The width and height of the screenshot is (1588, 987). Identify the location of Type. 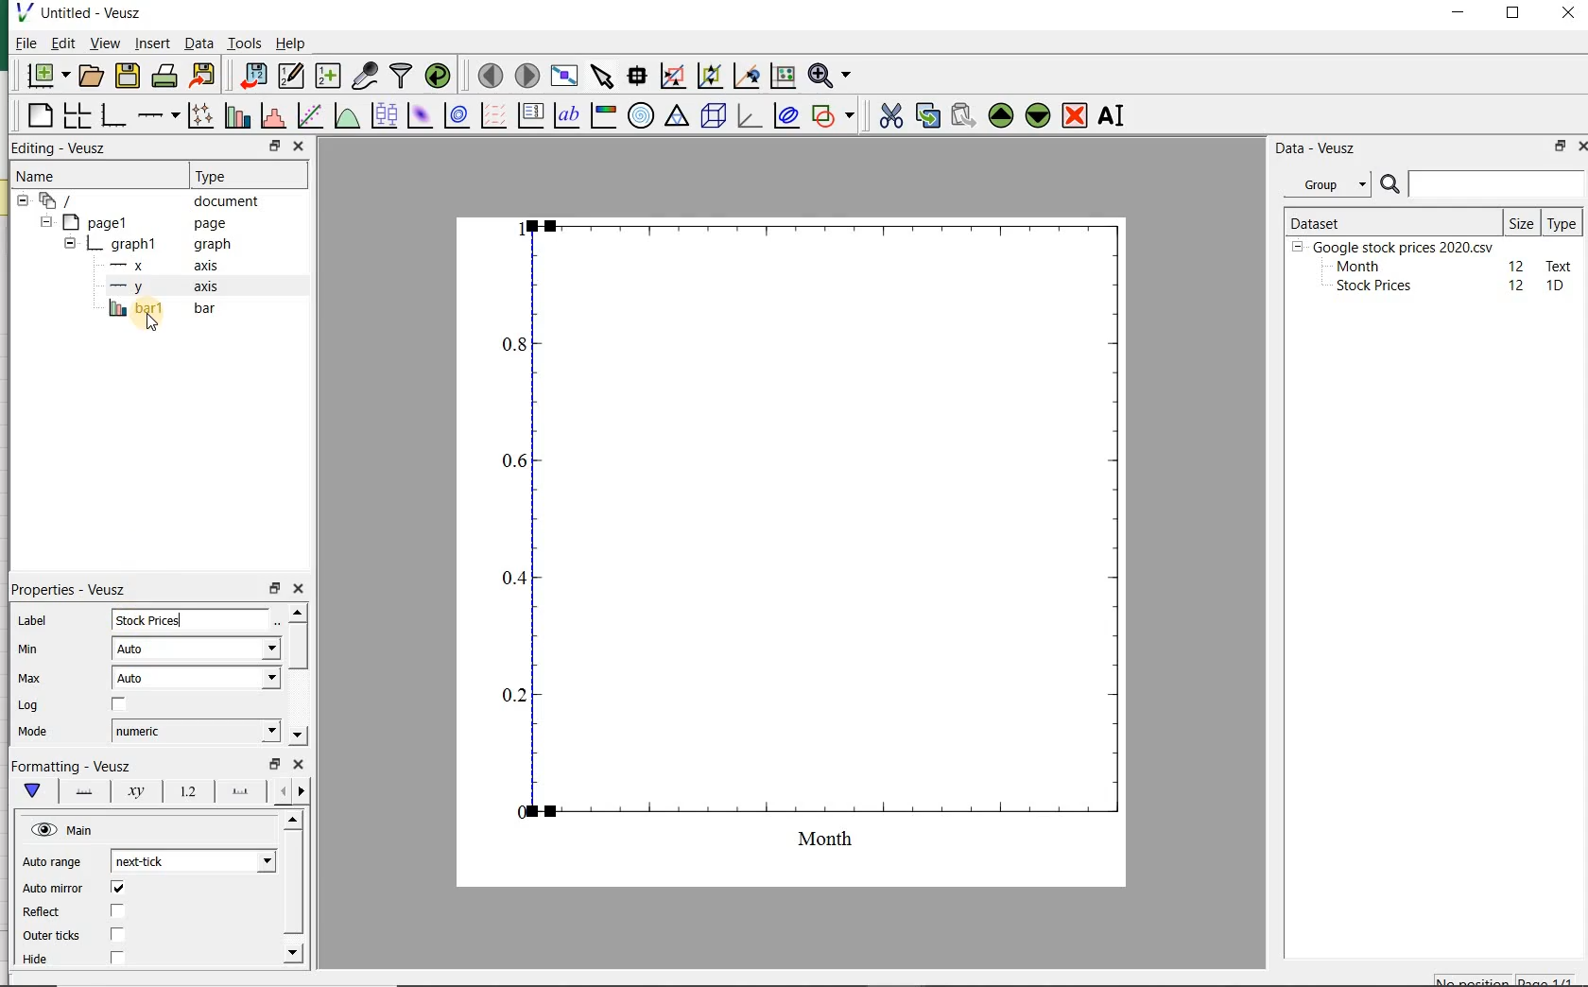
(1562, 222).